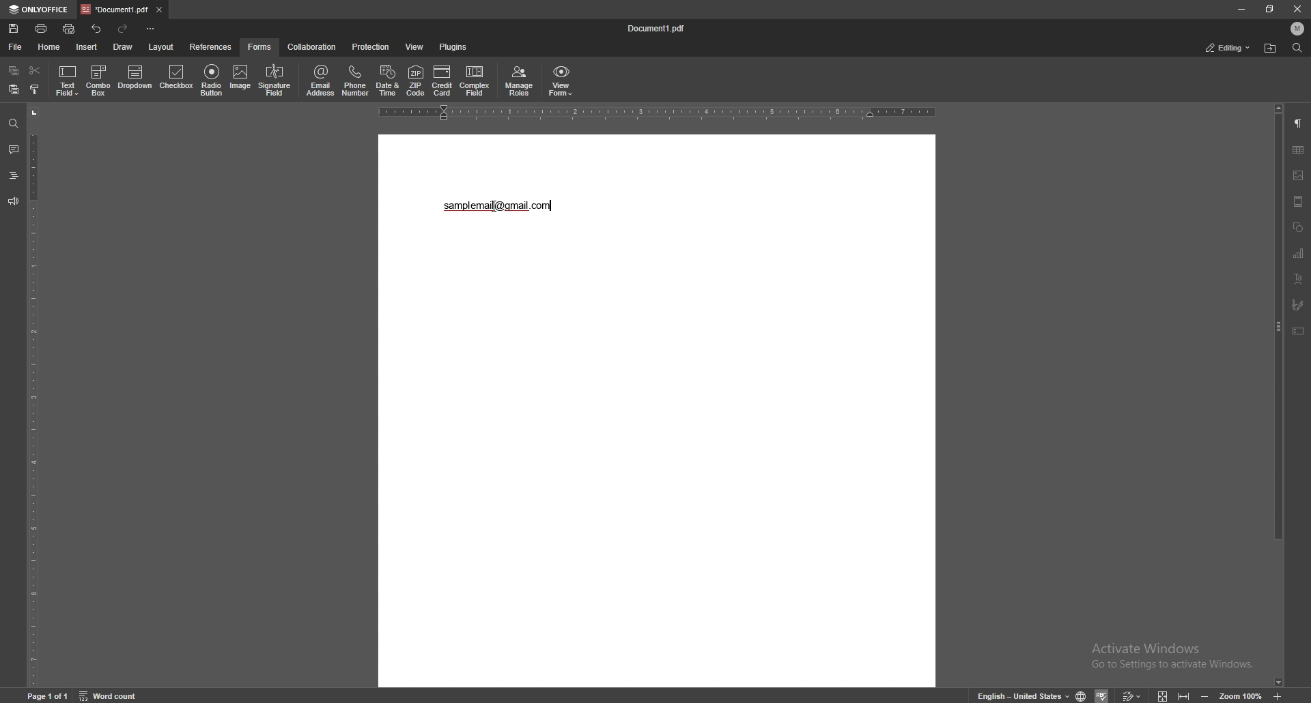 Image resolution: width=1311 pixels, height=703 pixels. Describe the element at coordinates (561, 81) in the screenshot. I see `view form` at that location.